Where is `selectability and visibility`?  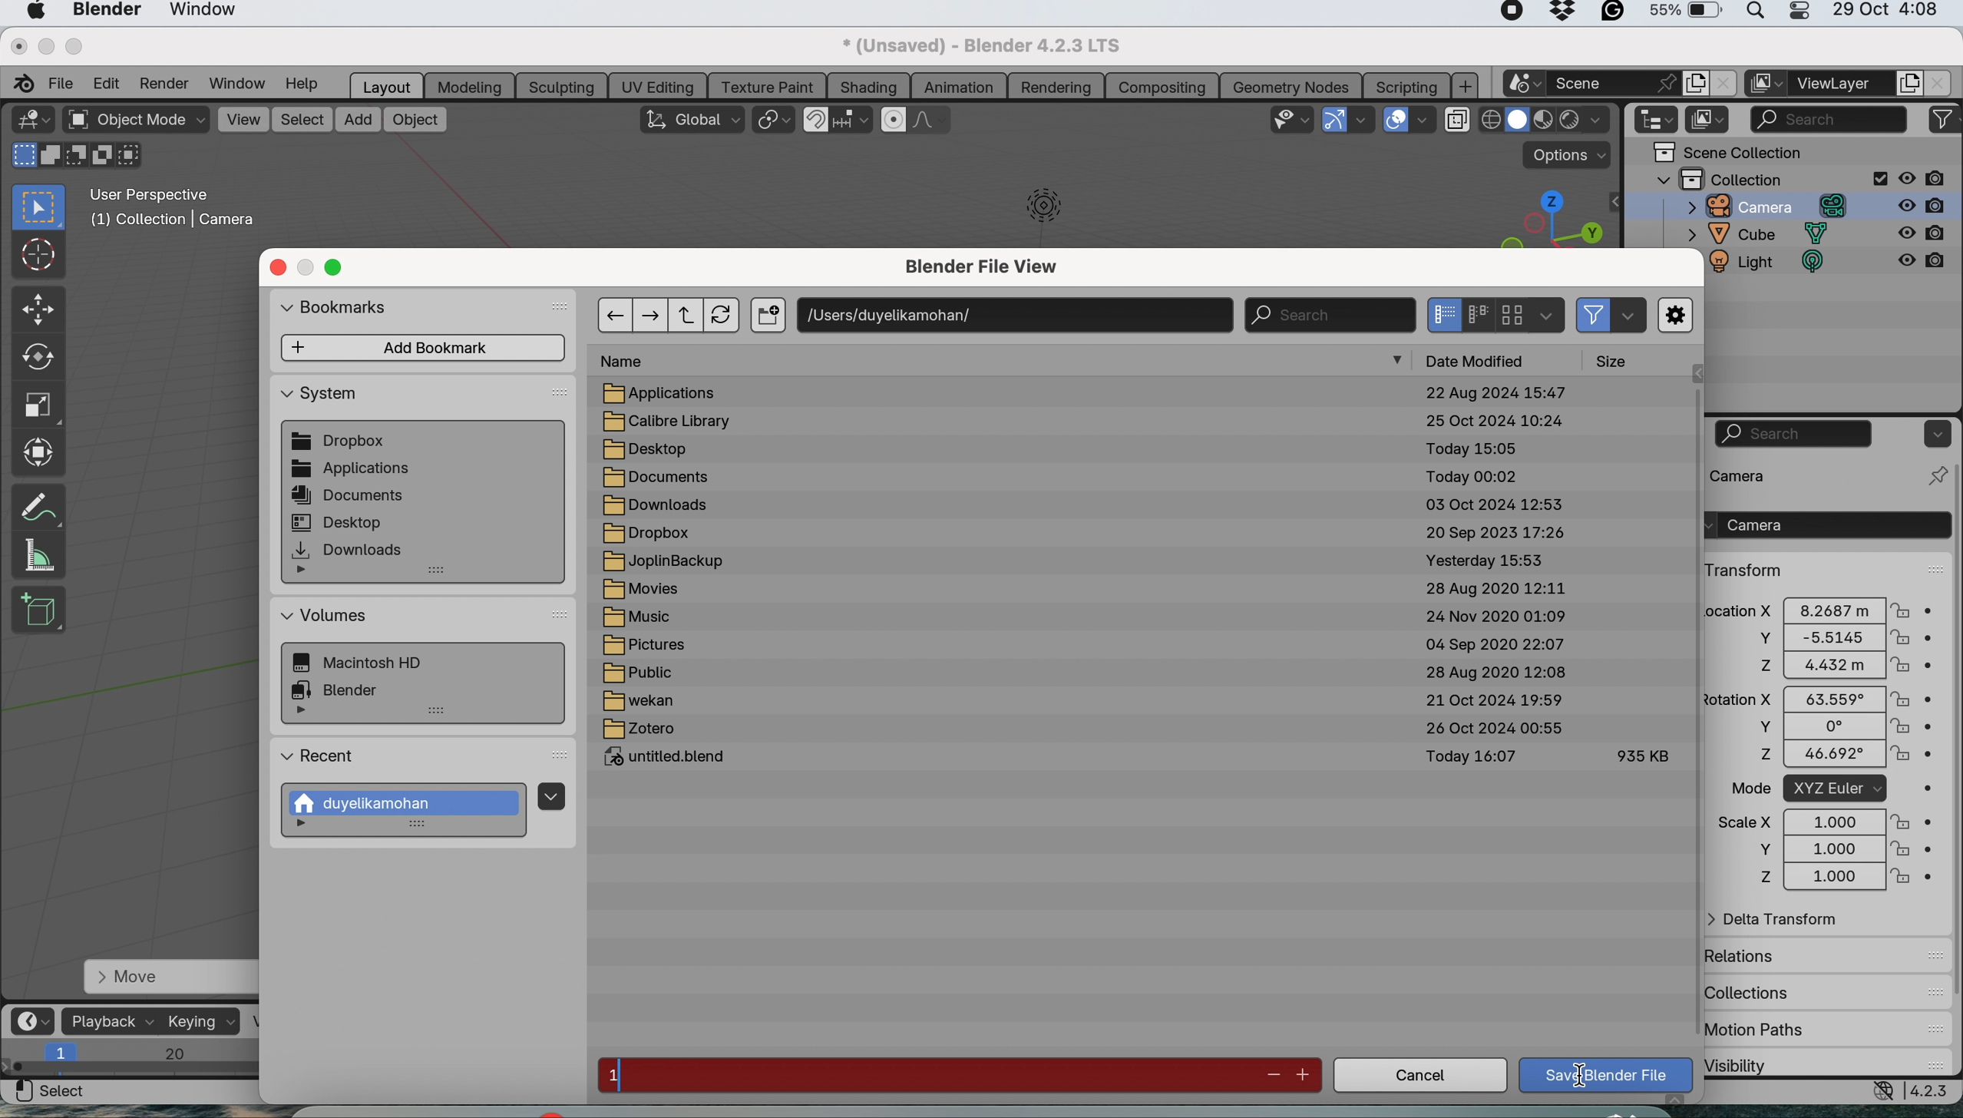 selectability and visibility is located at coordinates (1293, 117).